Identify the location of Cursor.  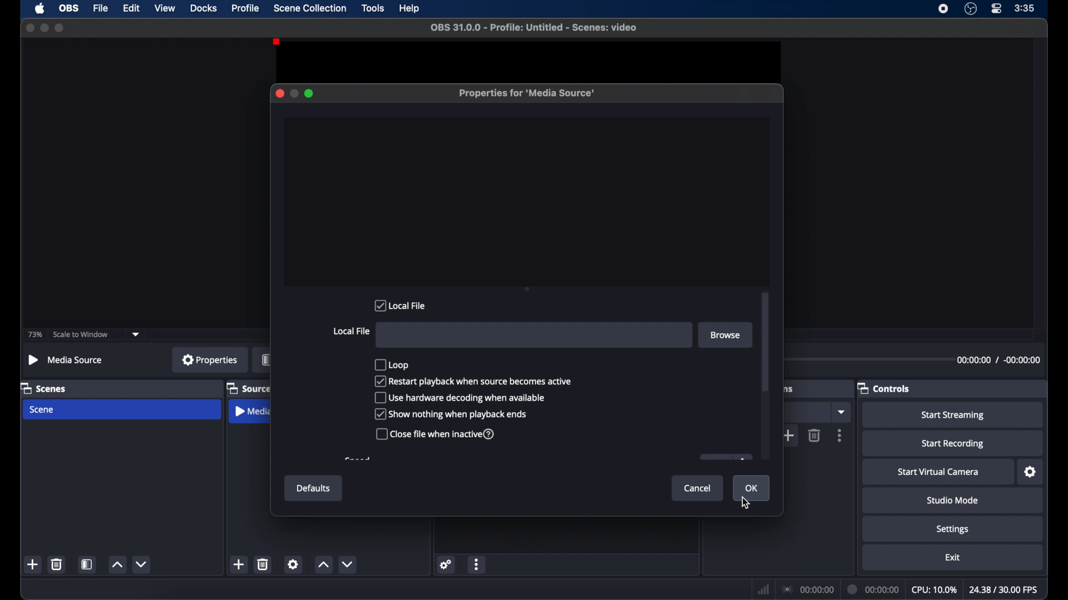
(744, 504).